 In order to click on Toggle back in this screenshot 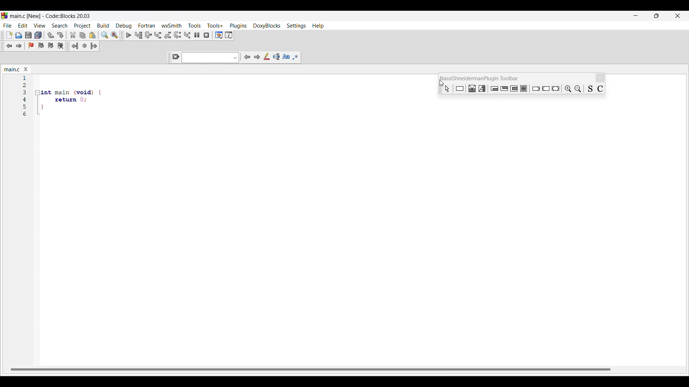, I will do `click(9, 46)`.